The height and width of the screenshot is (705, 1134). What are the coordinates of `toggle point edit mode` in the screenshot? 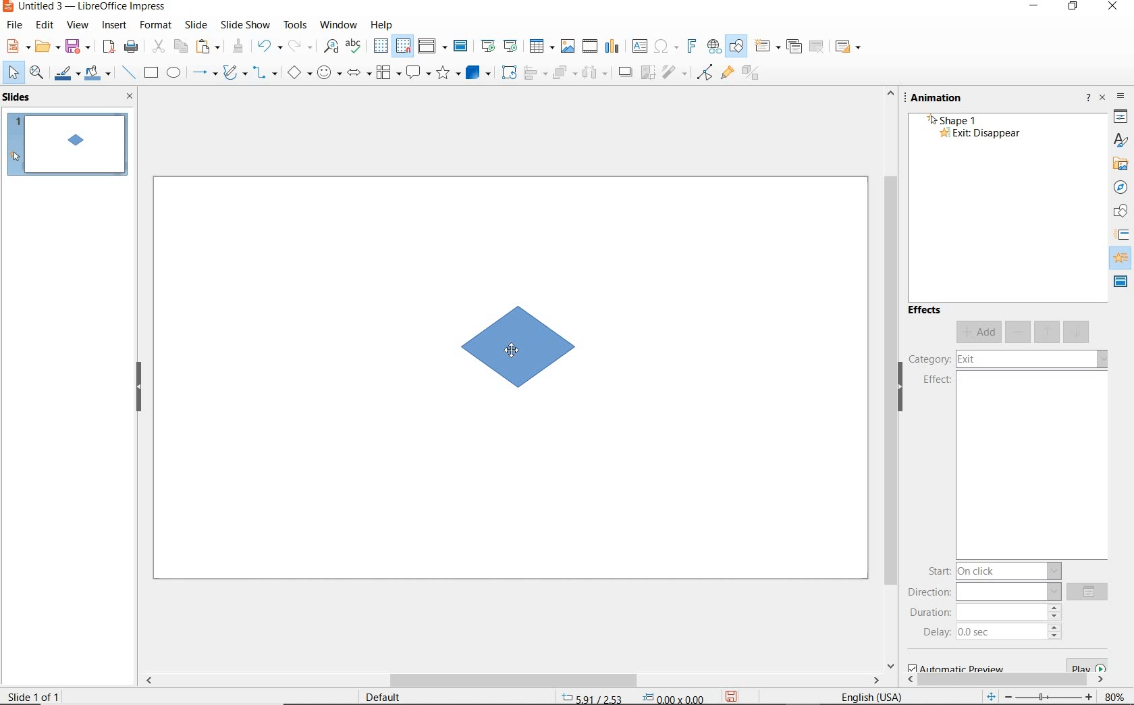 It's located at (705, 73).